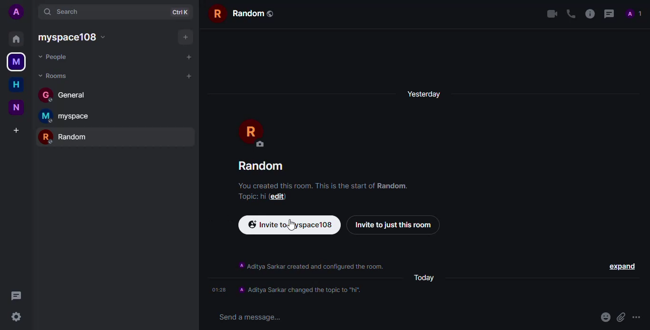 This screenshot has width=650, height=330. What do you see at coordinates (570, 14) in the screenshot?
I see `voice call` at bounding box center [570, 14].